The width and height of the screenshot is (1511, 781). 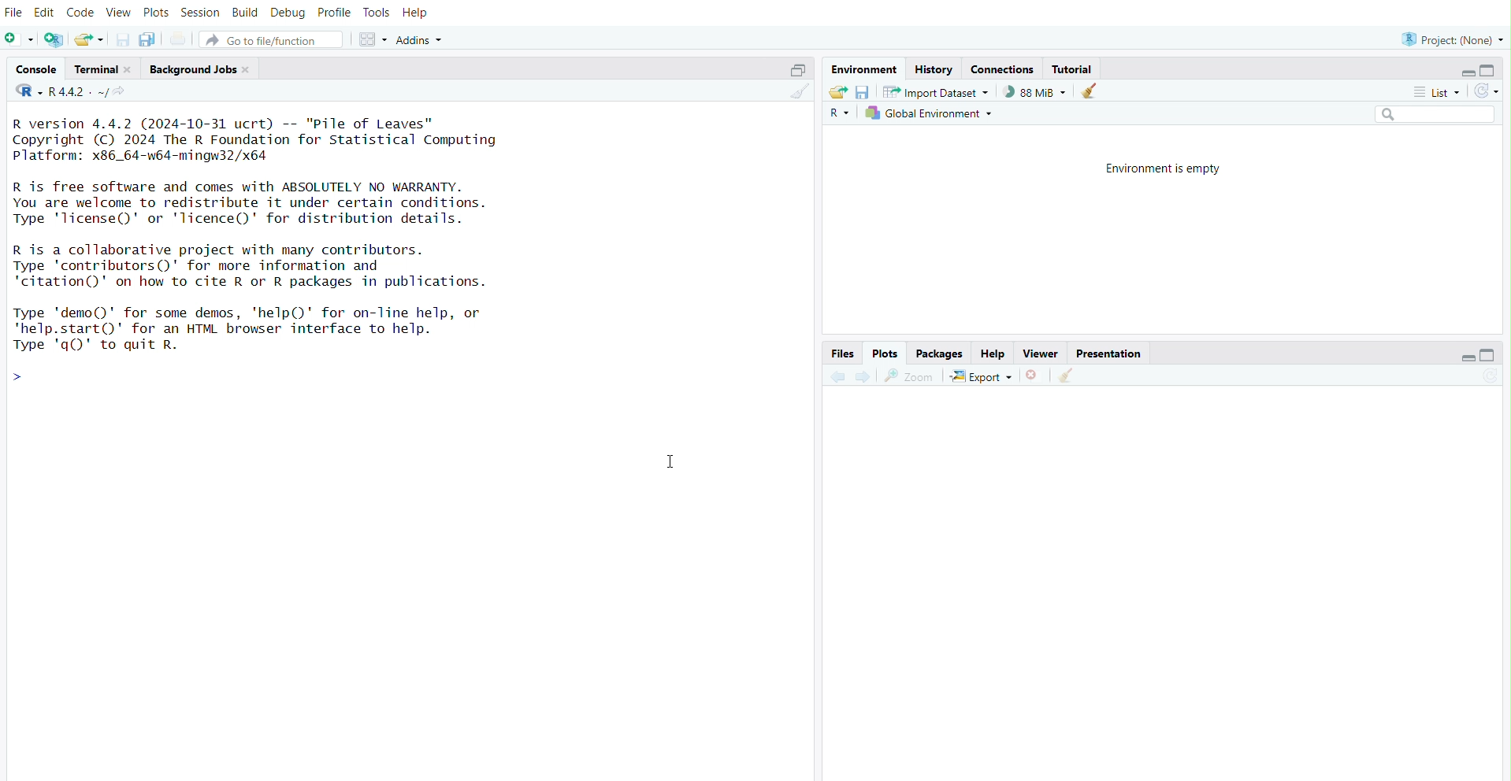 What do you see at coordinates (45, 10) in the screenshot?
I see `edit` at bounding box center [45, 10].